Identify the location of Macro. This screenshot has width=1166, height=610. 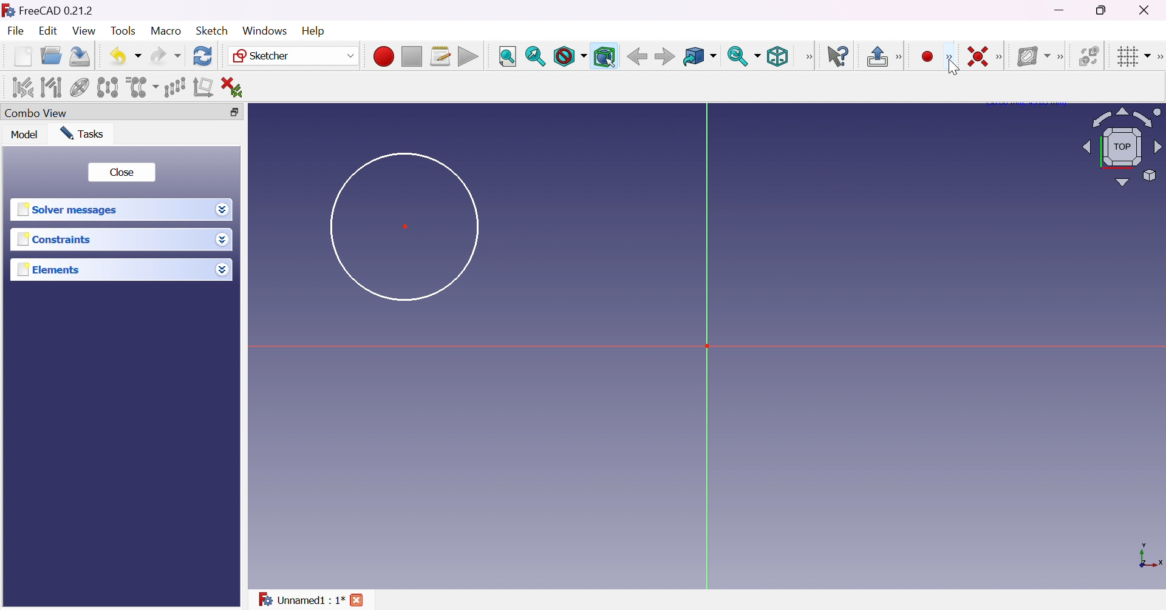
(166, 30).